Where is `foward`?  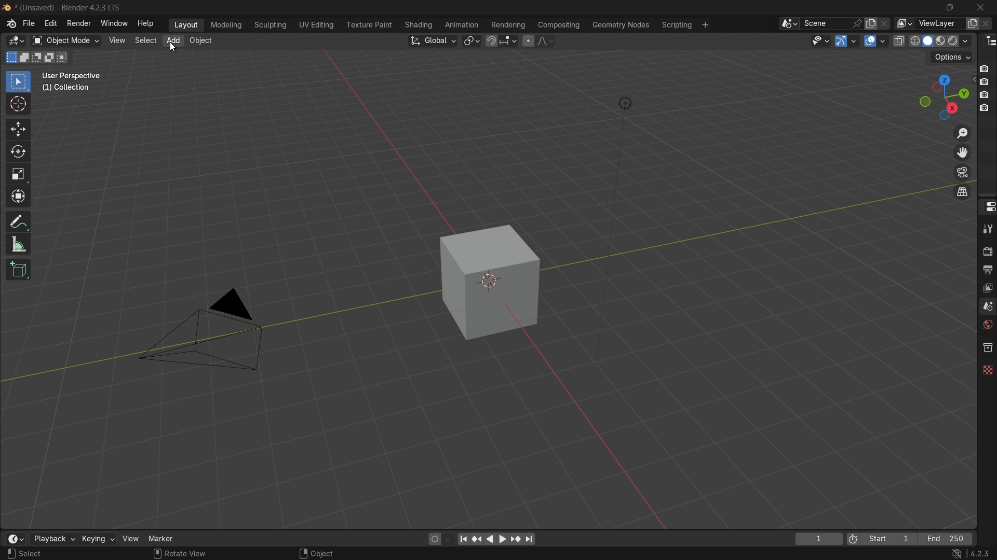
foward is located at coordinates (503, 539).